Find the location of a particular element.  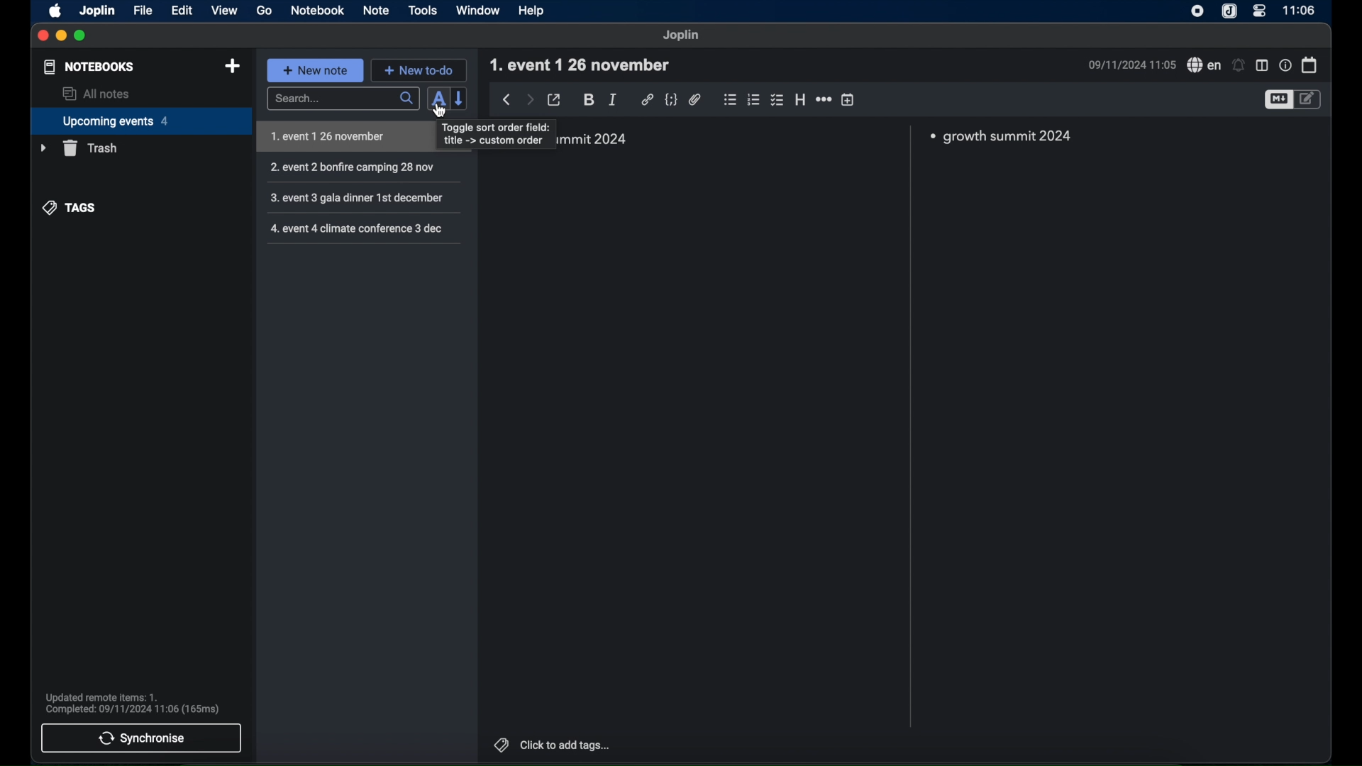

joplin is located at coordinates (98, 11).